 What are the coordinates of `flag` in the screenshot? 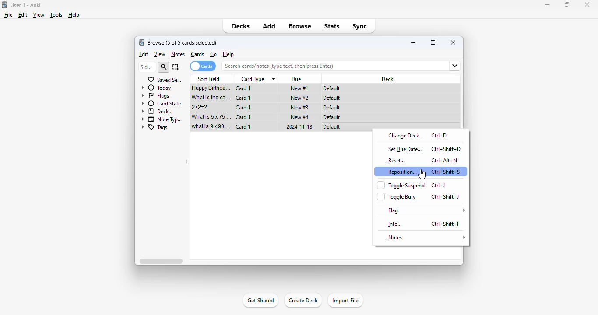 It's located at (426, 210).